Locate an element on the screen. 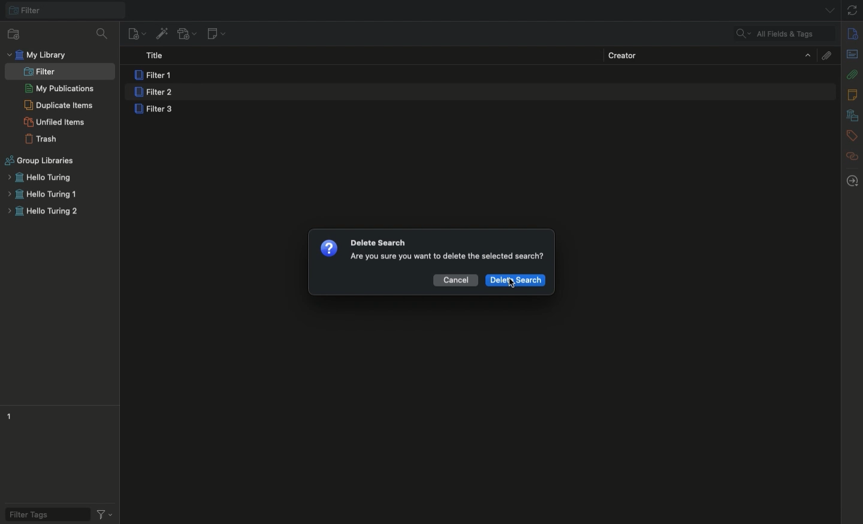 The image size is (863, 524). Delete search is located at coordinates (379, 243).